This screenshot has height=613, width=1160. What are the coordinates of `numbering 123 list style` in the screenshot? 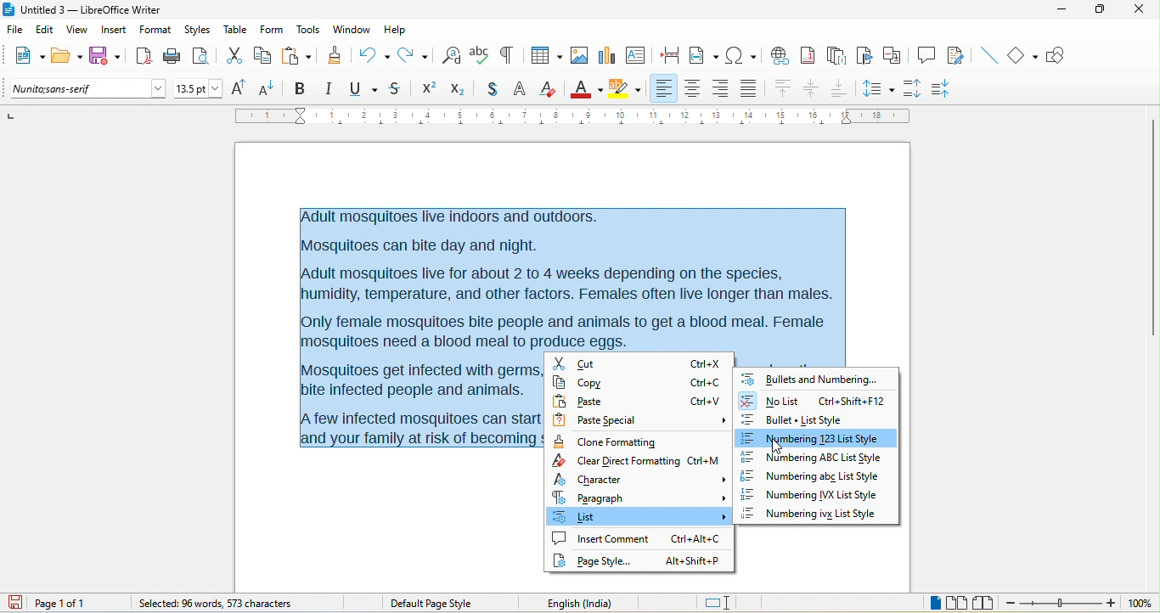 It's located at (816, 437).